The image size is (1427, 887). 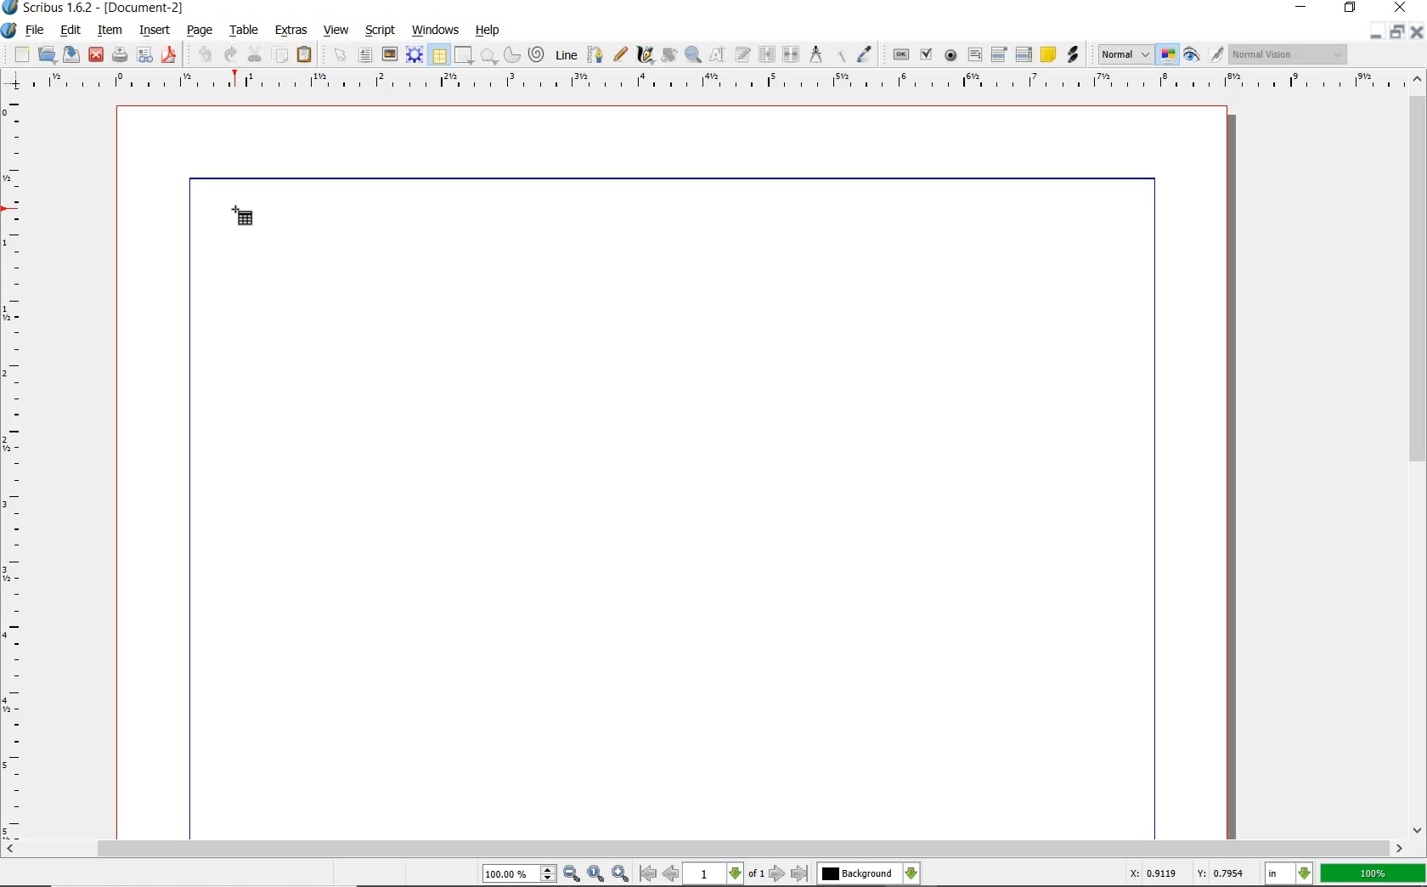 What do you see at coordinates (206, 55) in the screenshot?
I see `undo` at bounding box center [206, 55].